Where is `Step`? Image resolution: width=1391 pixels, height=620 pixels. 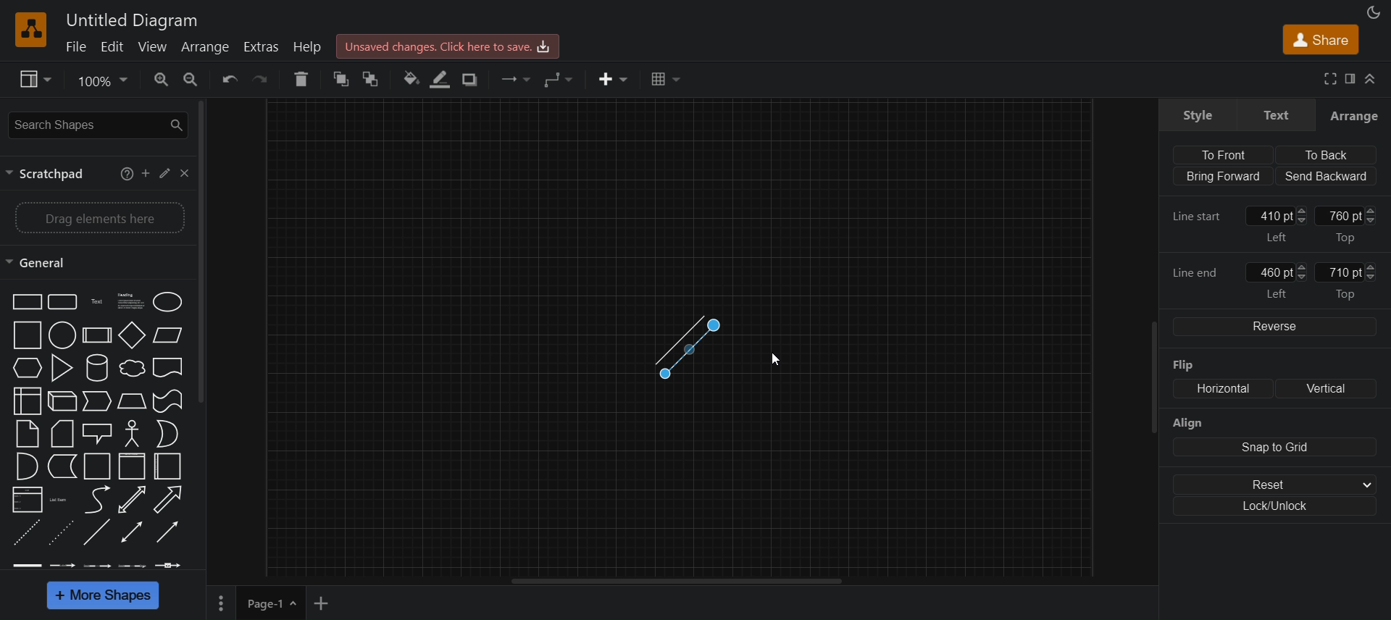 Step is located at coordinates (96, 402).